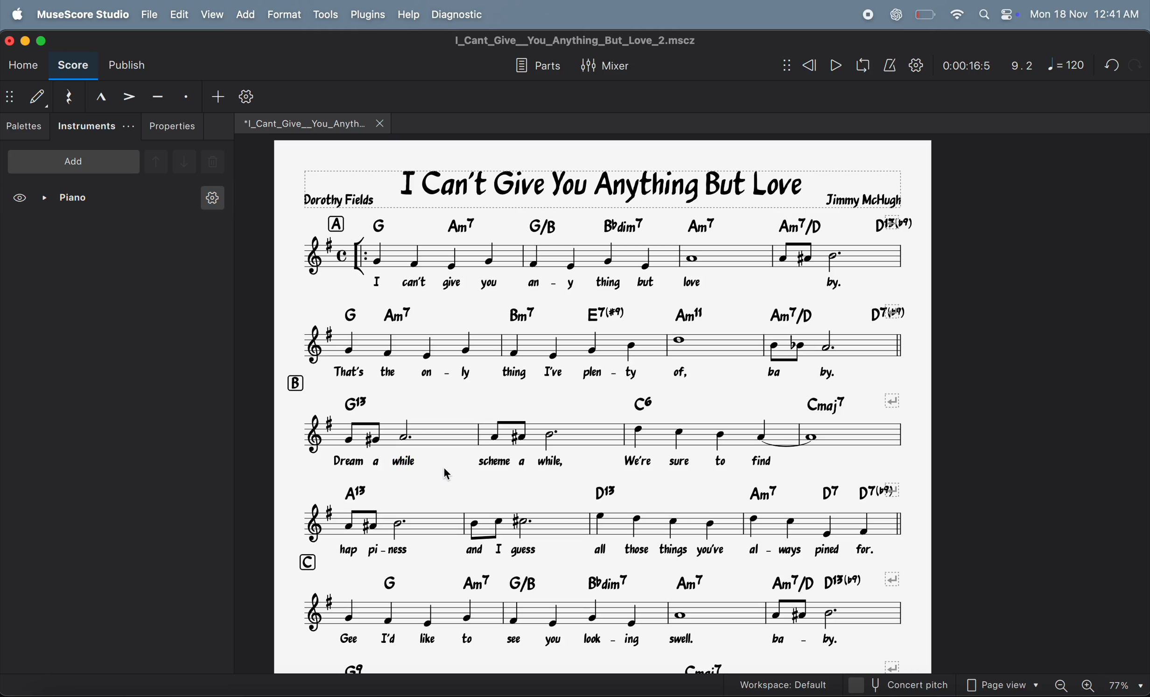  Describe the element at coordinates (303, 561) in the screenshot. I see `row` at that location.